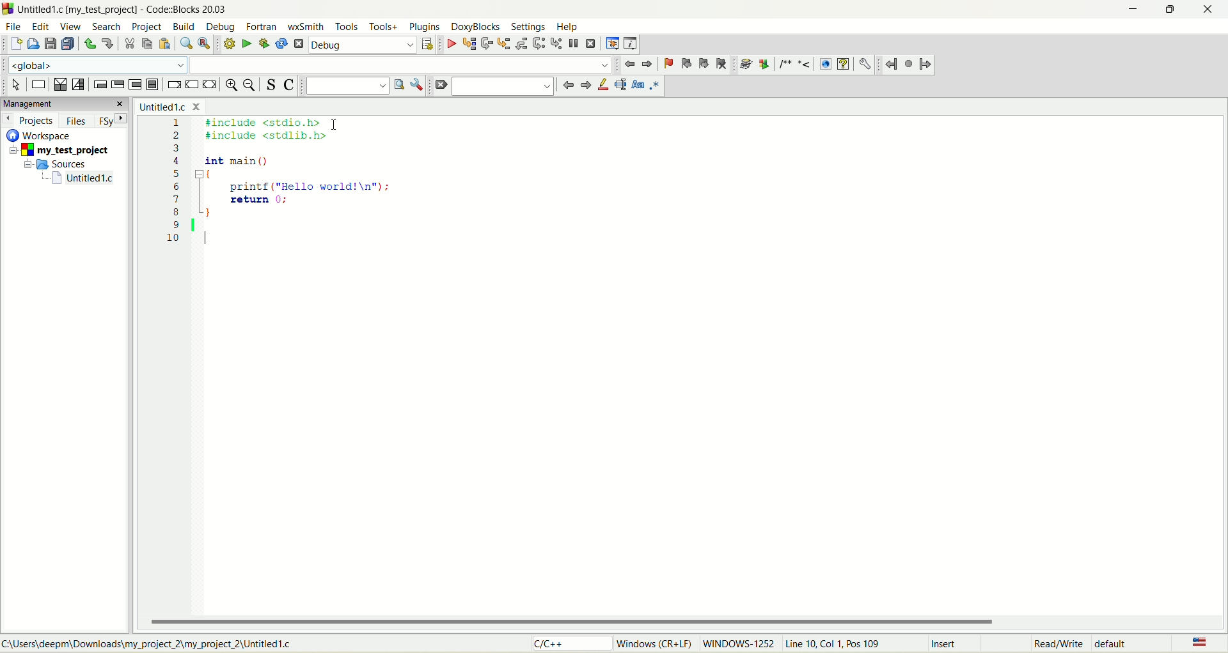 This screenshot has height=653, width=1228. Describe the element at coordinates (90, 43) in the screenshot. I see `undo` at that location.